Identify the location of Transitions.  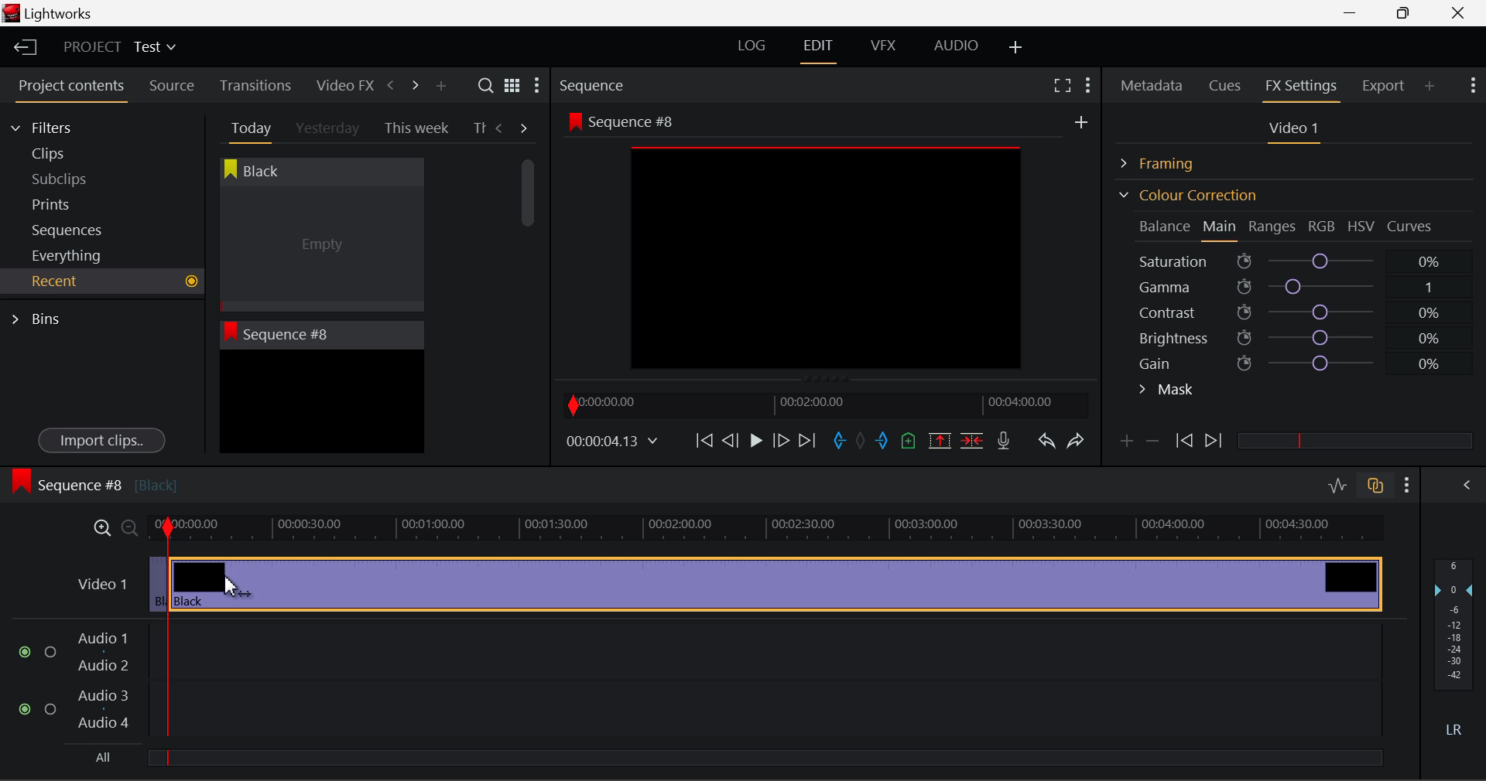
(255, 85).